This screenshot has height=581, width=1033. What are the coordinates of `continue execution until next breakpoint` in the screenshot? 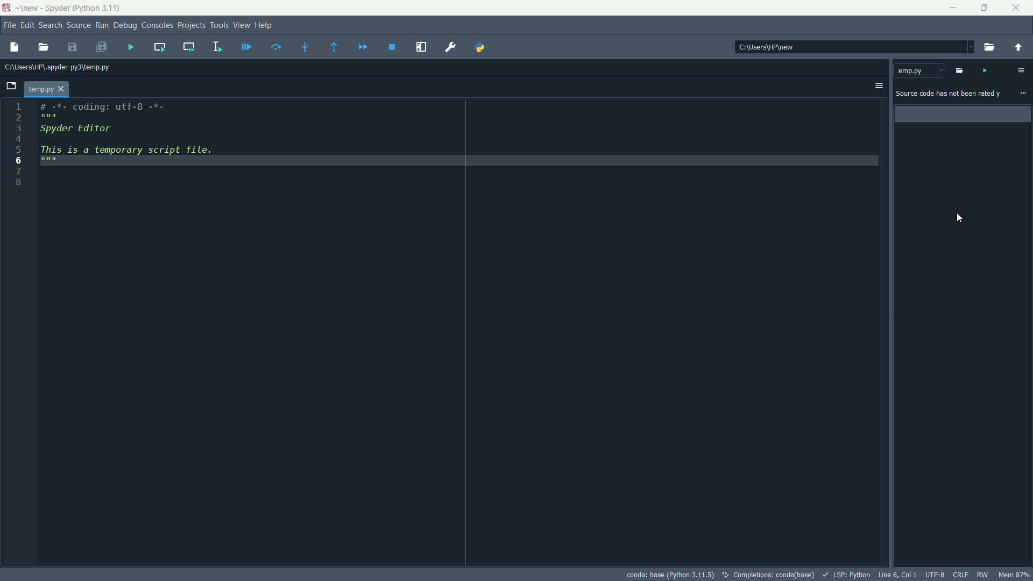 It's located at (363, 48).